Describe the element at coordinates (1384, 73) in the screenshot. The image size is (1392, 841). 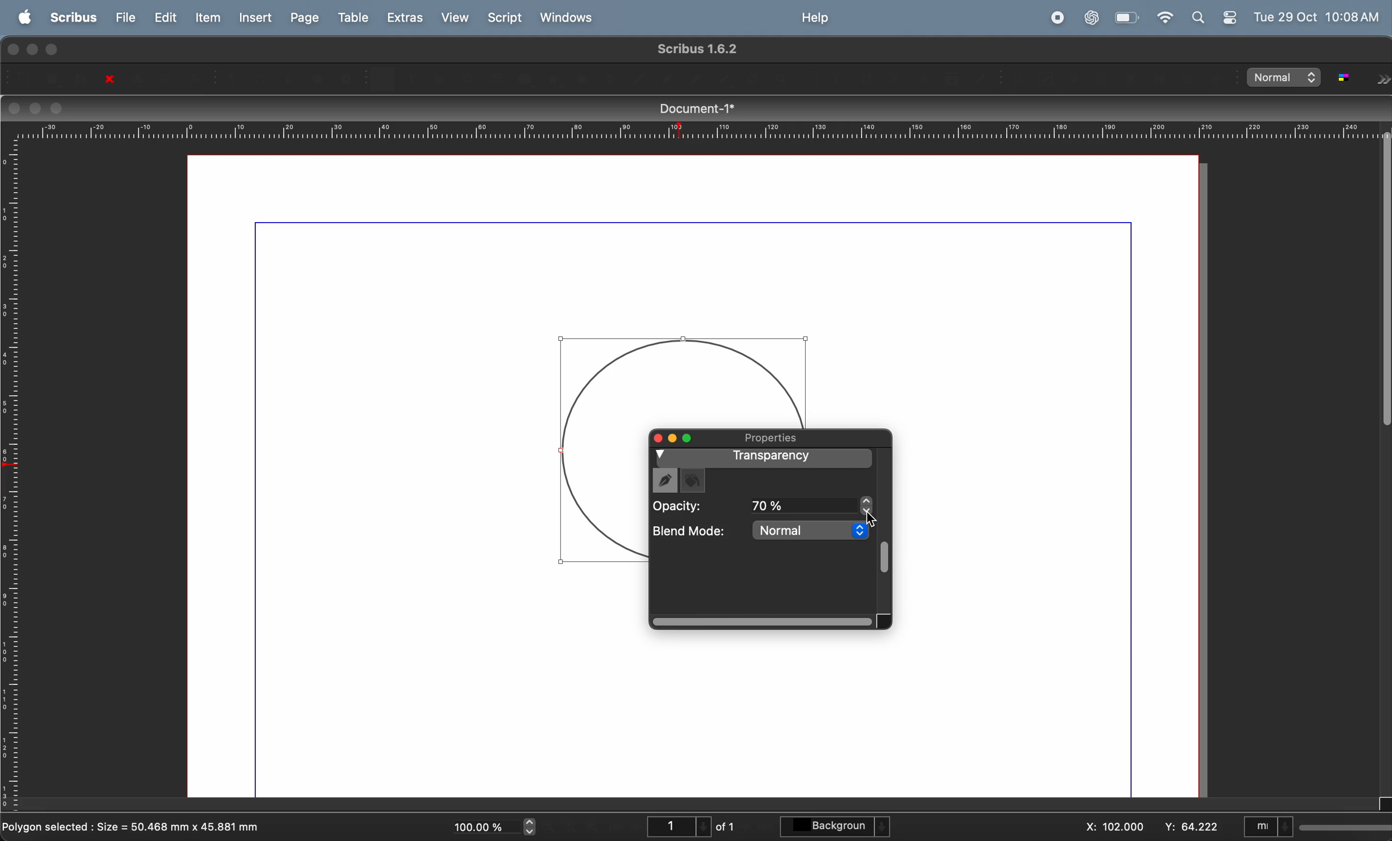
I see `Forward` at that location.